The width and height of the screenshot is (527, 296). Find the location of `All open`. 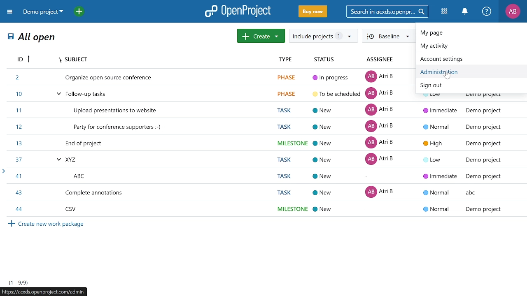

All open is located at coordinates (32, 38).